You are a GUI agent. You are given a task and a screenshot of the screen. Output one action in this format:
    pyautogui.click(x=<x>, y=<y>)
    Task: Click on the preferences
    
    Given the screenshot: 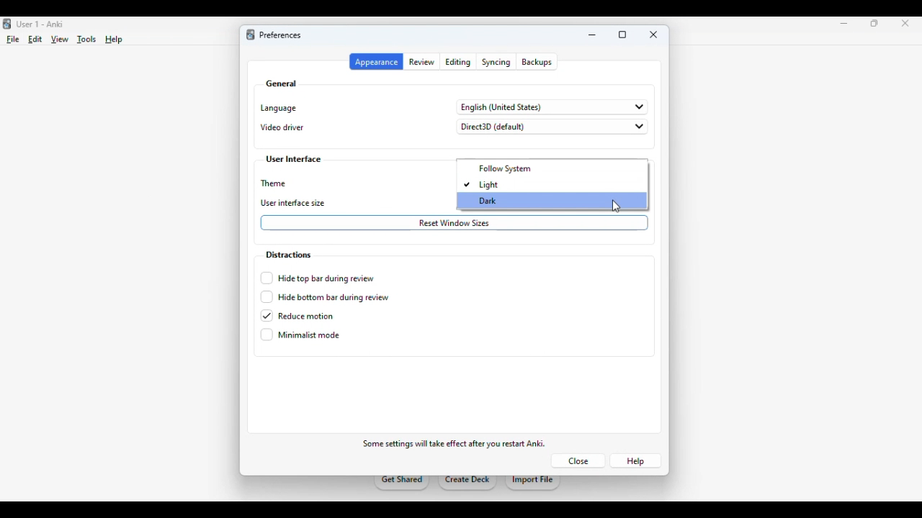 What is the action you would take?
    pyautogui.click(x=279, y=35)
    